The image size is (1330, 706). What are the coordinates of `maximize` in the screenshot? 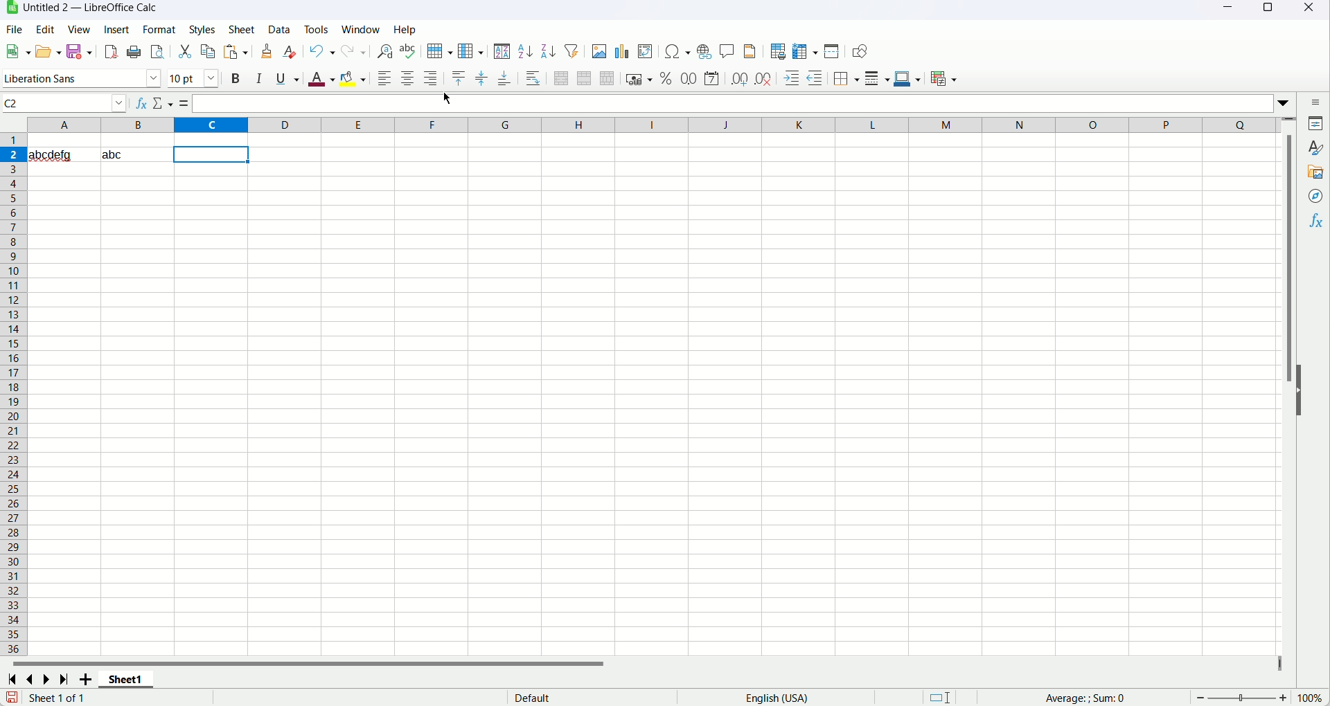 It's located at (1265, 8).